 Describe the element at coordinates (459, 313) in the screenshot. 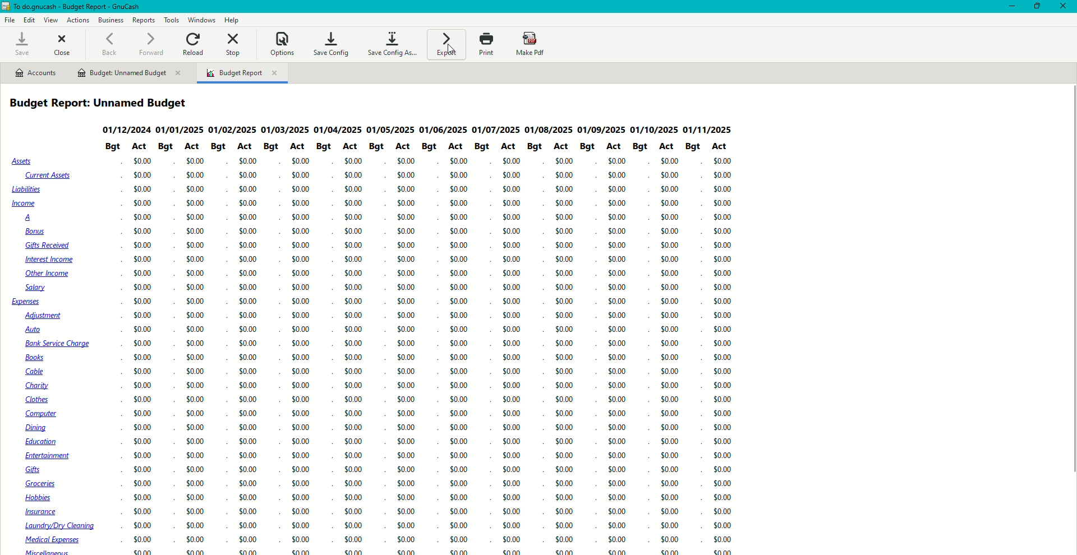

I see `$0.00` at that location.